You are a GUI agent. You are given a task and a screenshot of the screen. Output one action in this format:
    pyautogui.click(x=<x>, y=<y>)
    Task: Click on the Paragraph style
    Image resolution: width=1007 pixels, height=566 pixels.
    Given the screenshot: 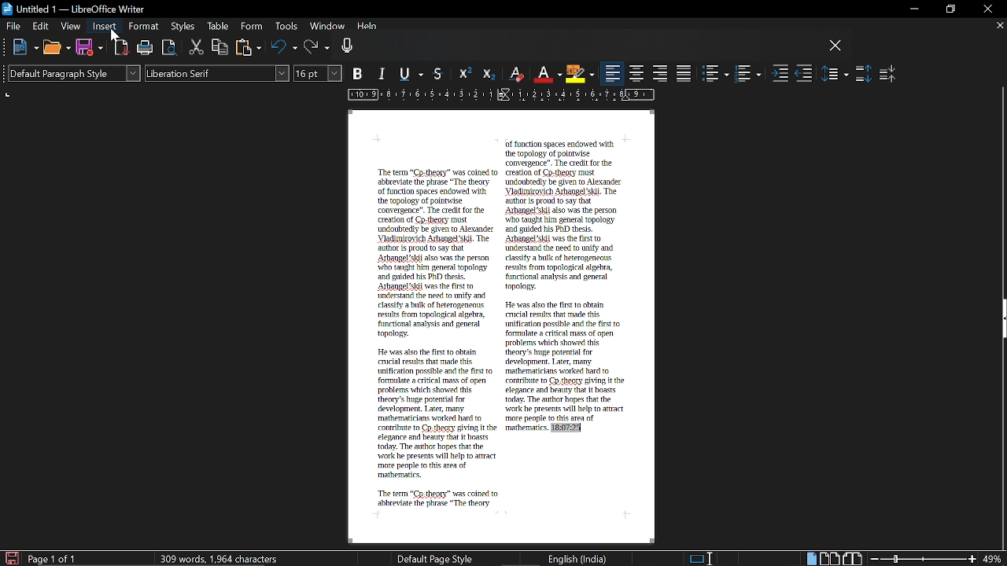 What is the action you would take?
    pyautogui.click(x=72, y=73)
    